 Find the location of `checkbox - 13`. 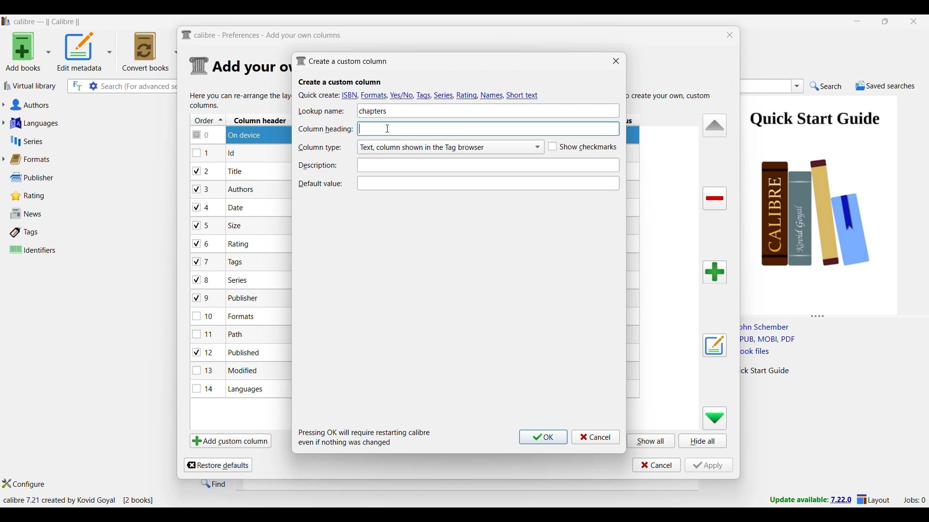

checkbox - 13 is located at coordinates (203, 370).